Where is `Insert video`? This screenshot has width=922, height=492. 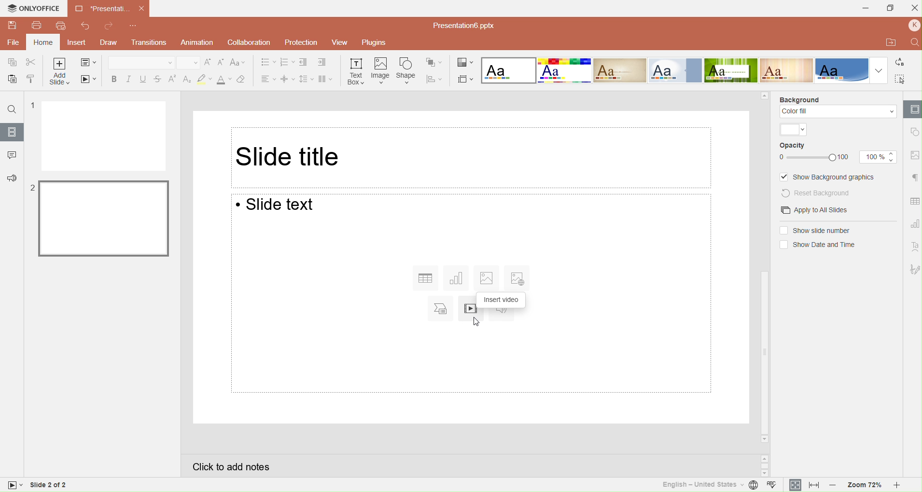 Insert video is located at coordinates (469, 311).